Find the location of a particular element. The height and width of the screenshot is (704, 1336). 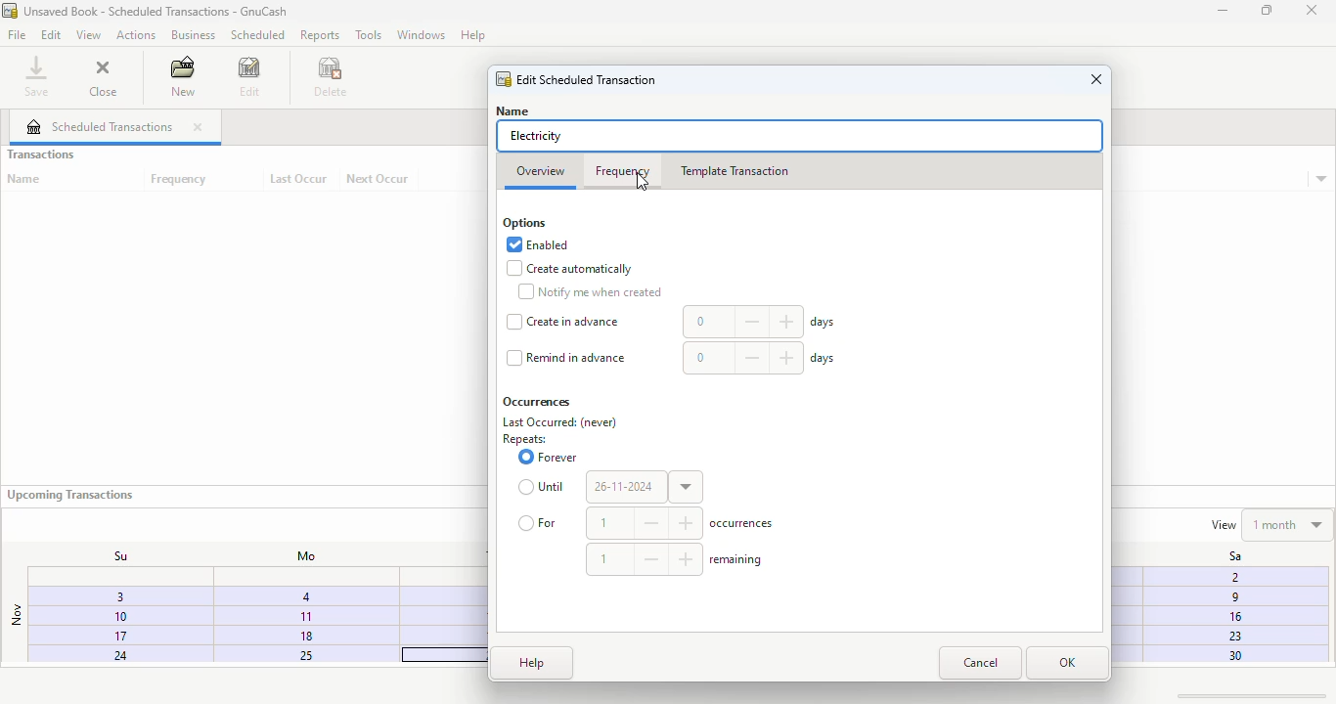

options is located at coordinates (524, 224).